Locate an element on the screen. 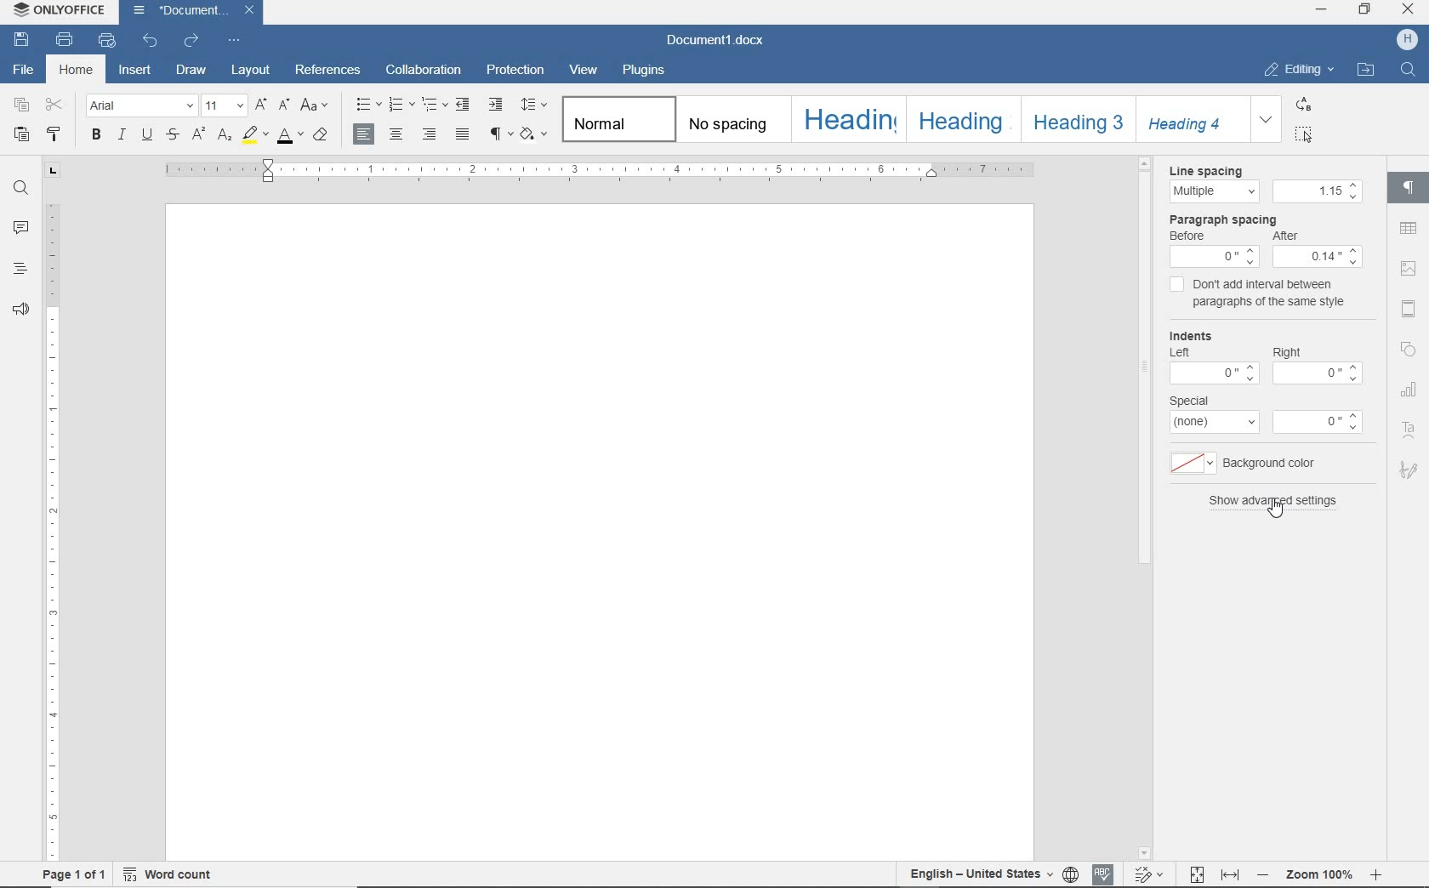 Image resolution: width=1429 pixels, height=888 pixels. MINIMIZE is located at coordinates (1322, 9).